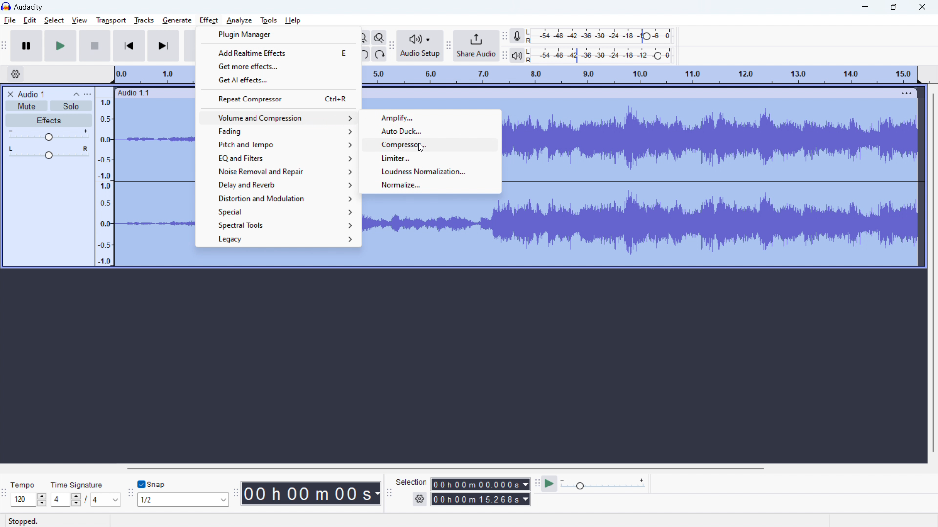 The image size is (938, 527). I want to click on Time Signature, so click(78, 483).